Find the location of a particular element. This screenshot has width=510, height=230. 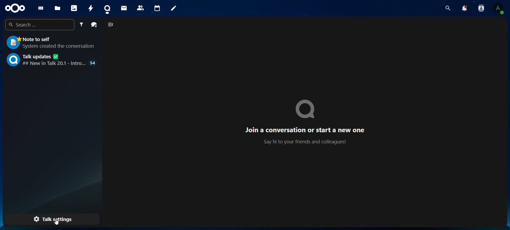

notes is located at coordinates (174, 8).